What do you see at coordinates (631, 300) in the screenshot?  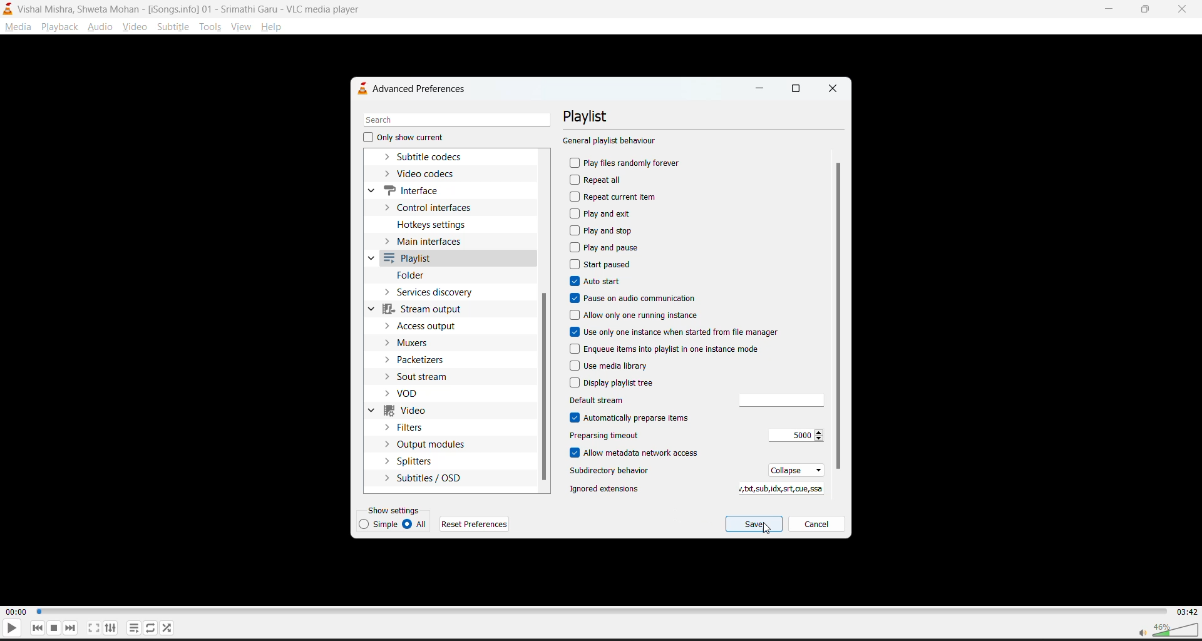 I see `pause on audio communication` at bounding box center [631, 300].